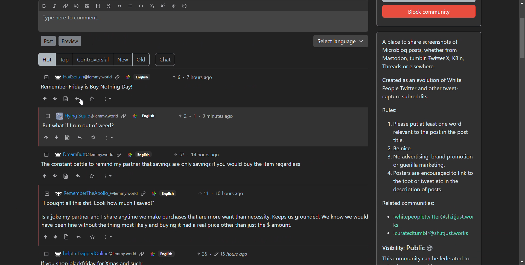 Image resolution: width=525 pixels, height=265 pixels. Describe the element at coordinates (88, 154) in the screenshot. I see `username` at that location.